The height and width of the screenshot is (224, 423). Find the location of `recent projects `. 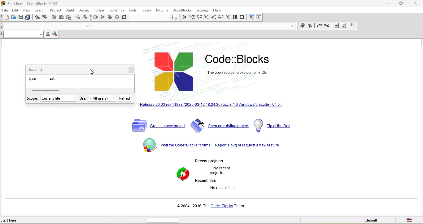

recent projects  is located at coordinates (217, 160).